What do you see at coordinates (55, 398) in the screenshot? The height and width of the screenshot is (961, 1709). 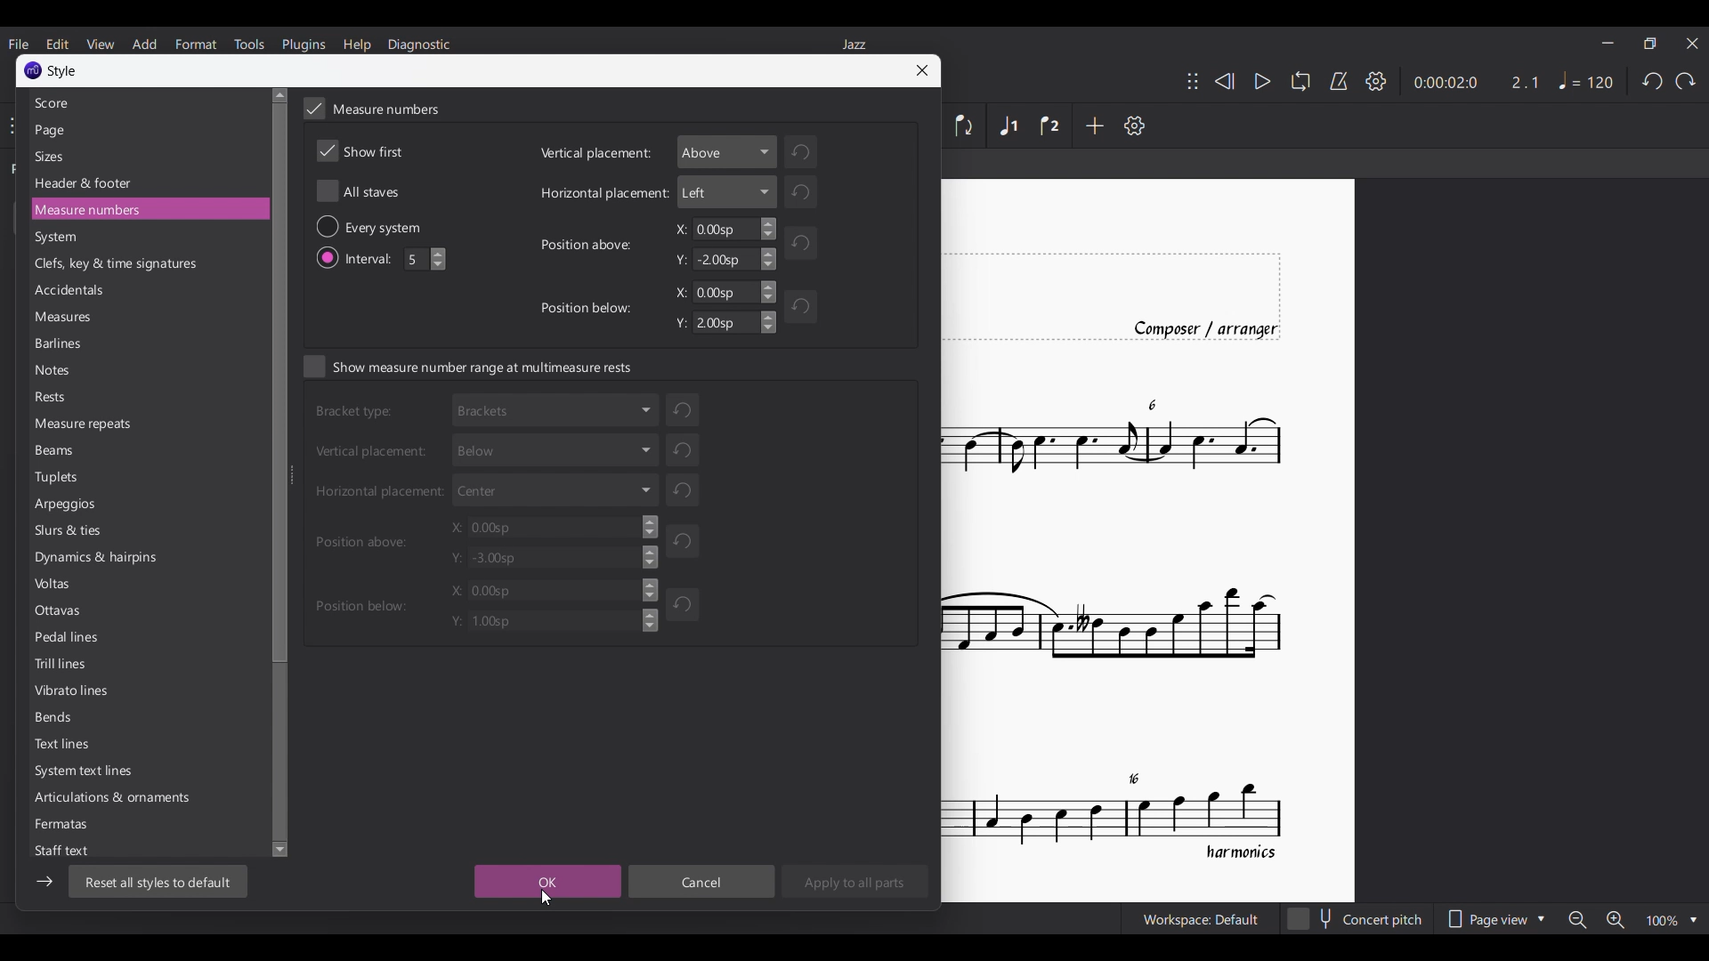 I see `Rets` at bounding box center [55, 398].